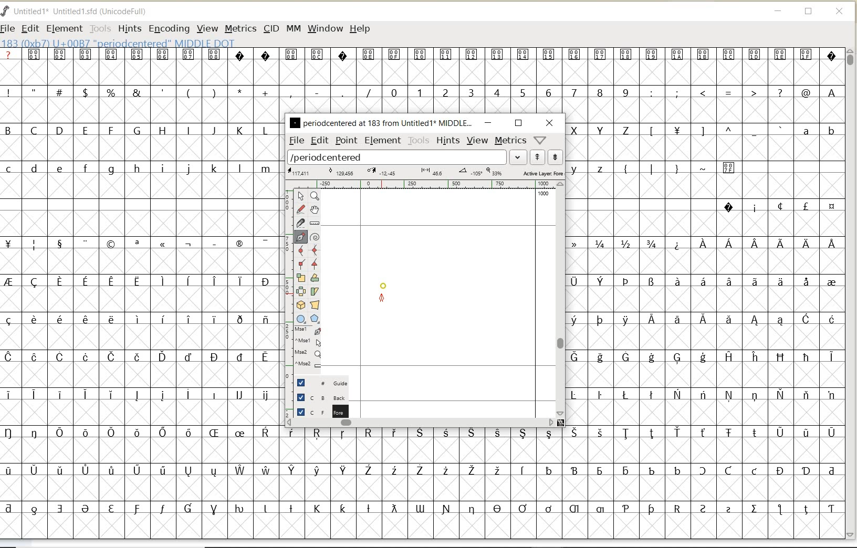  I want to click on perform a perspective transformation on the selection, so click(315, 305).